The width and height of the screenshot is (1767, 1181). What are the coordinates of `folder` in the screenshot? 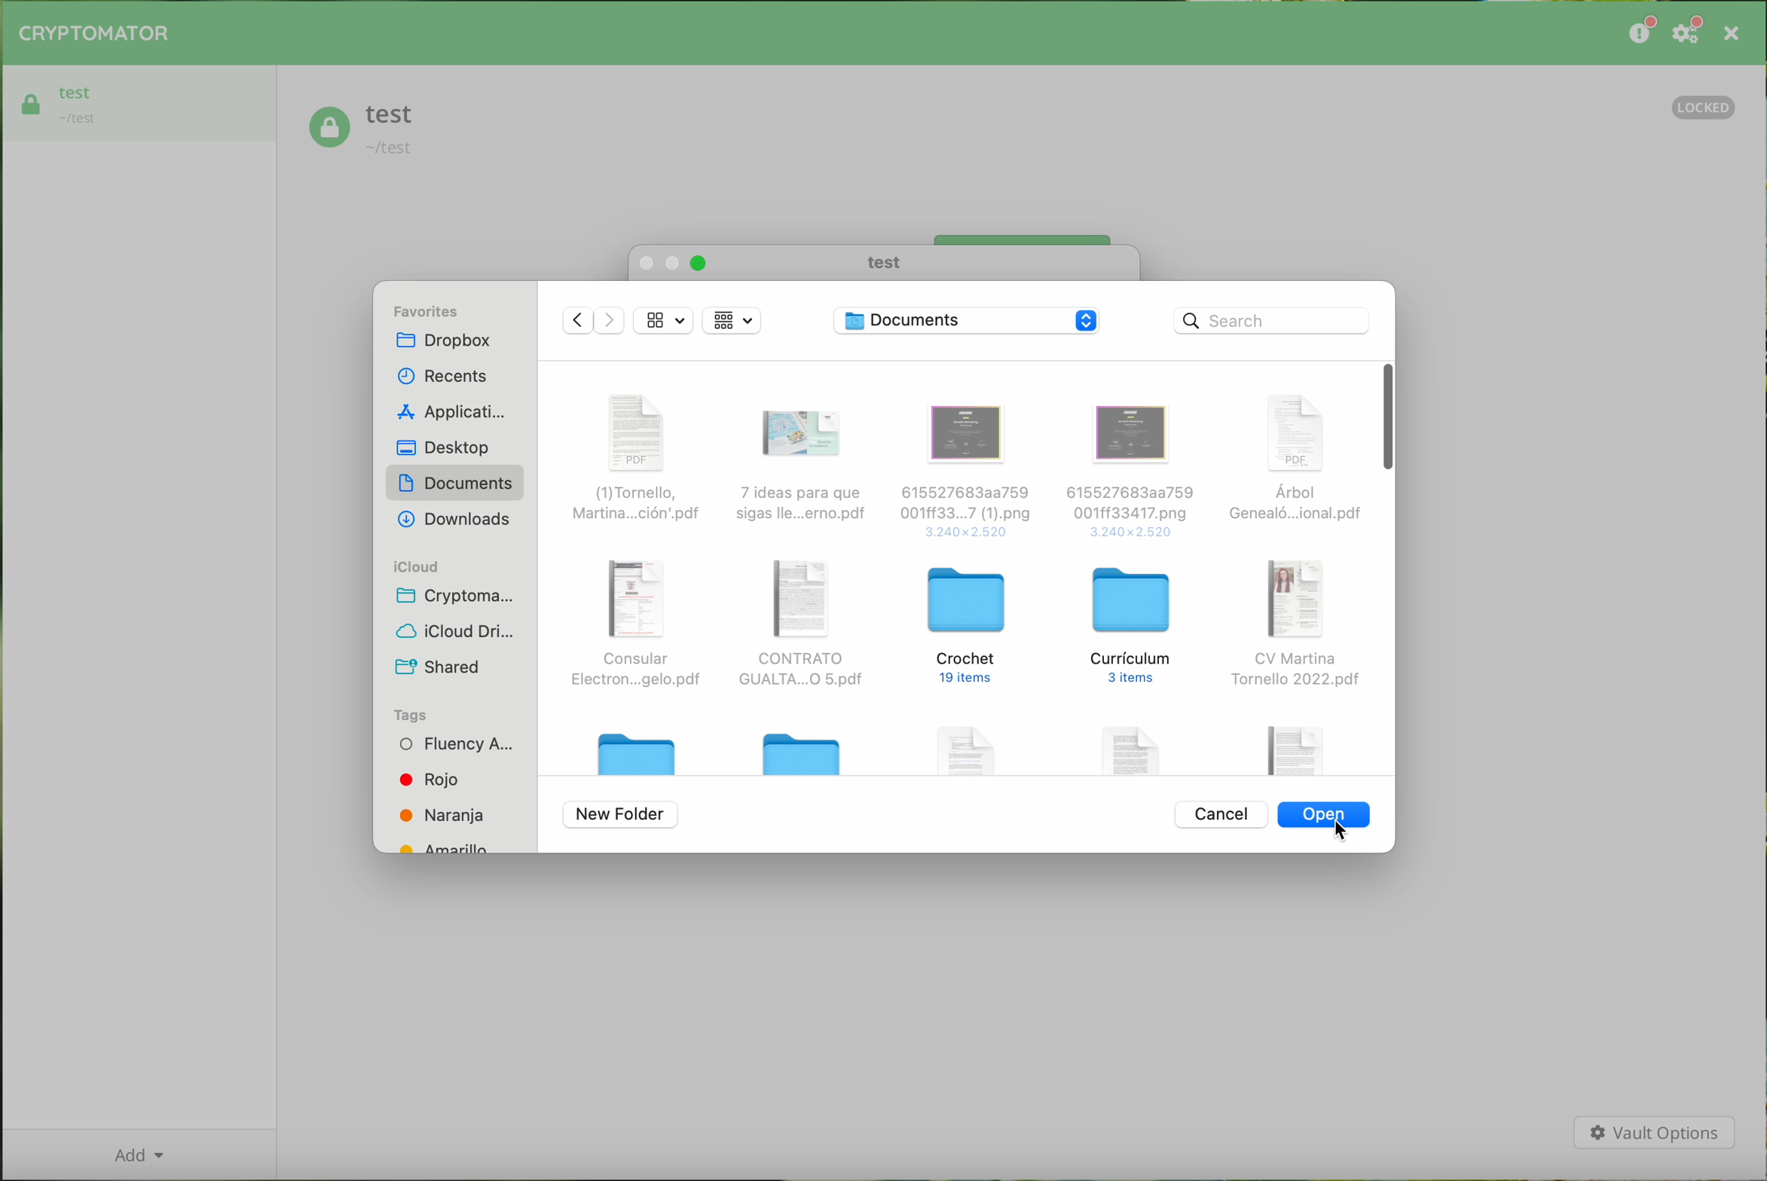 It's located at (806, 752).